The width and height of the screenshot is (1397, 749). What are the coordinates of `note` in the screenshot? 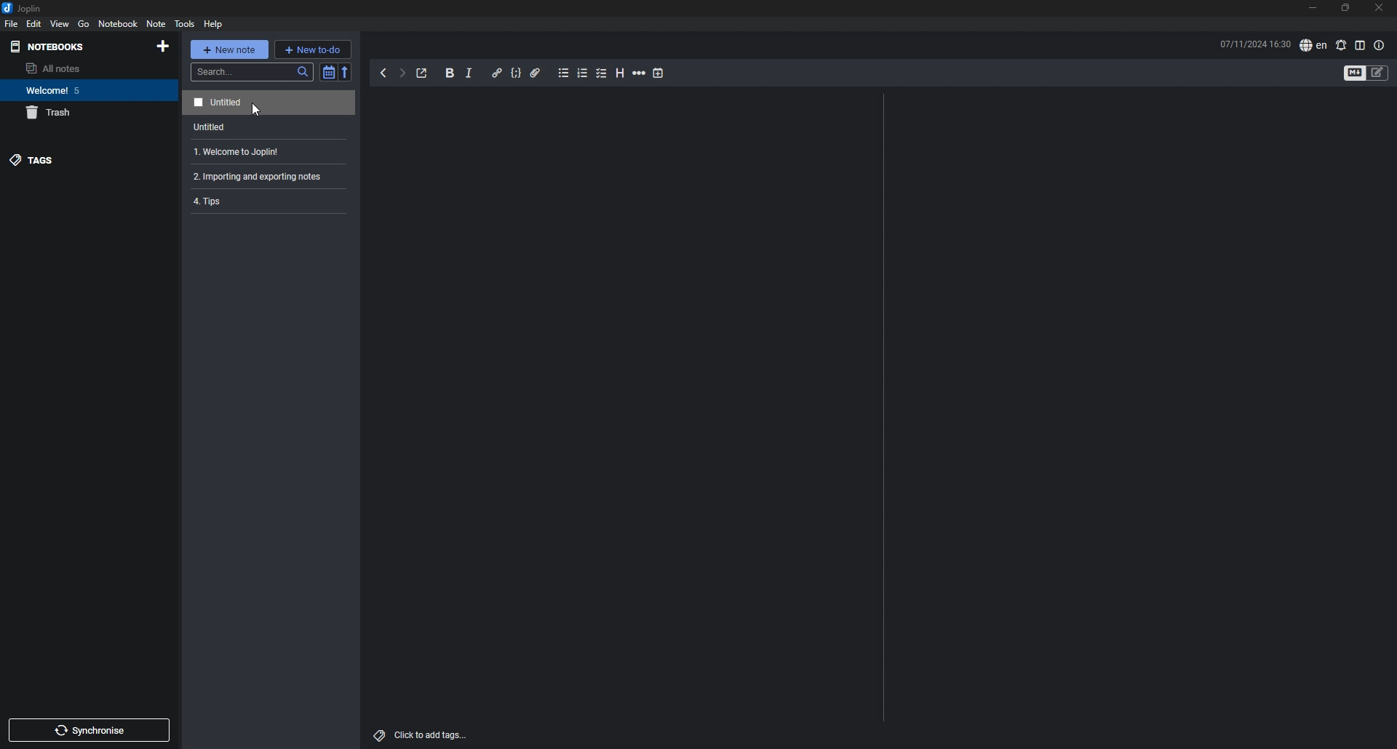 It's located at (266, 152).